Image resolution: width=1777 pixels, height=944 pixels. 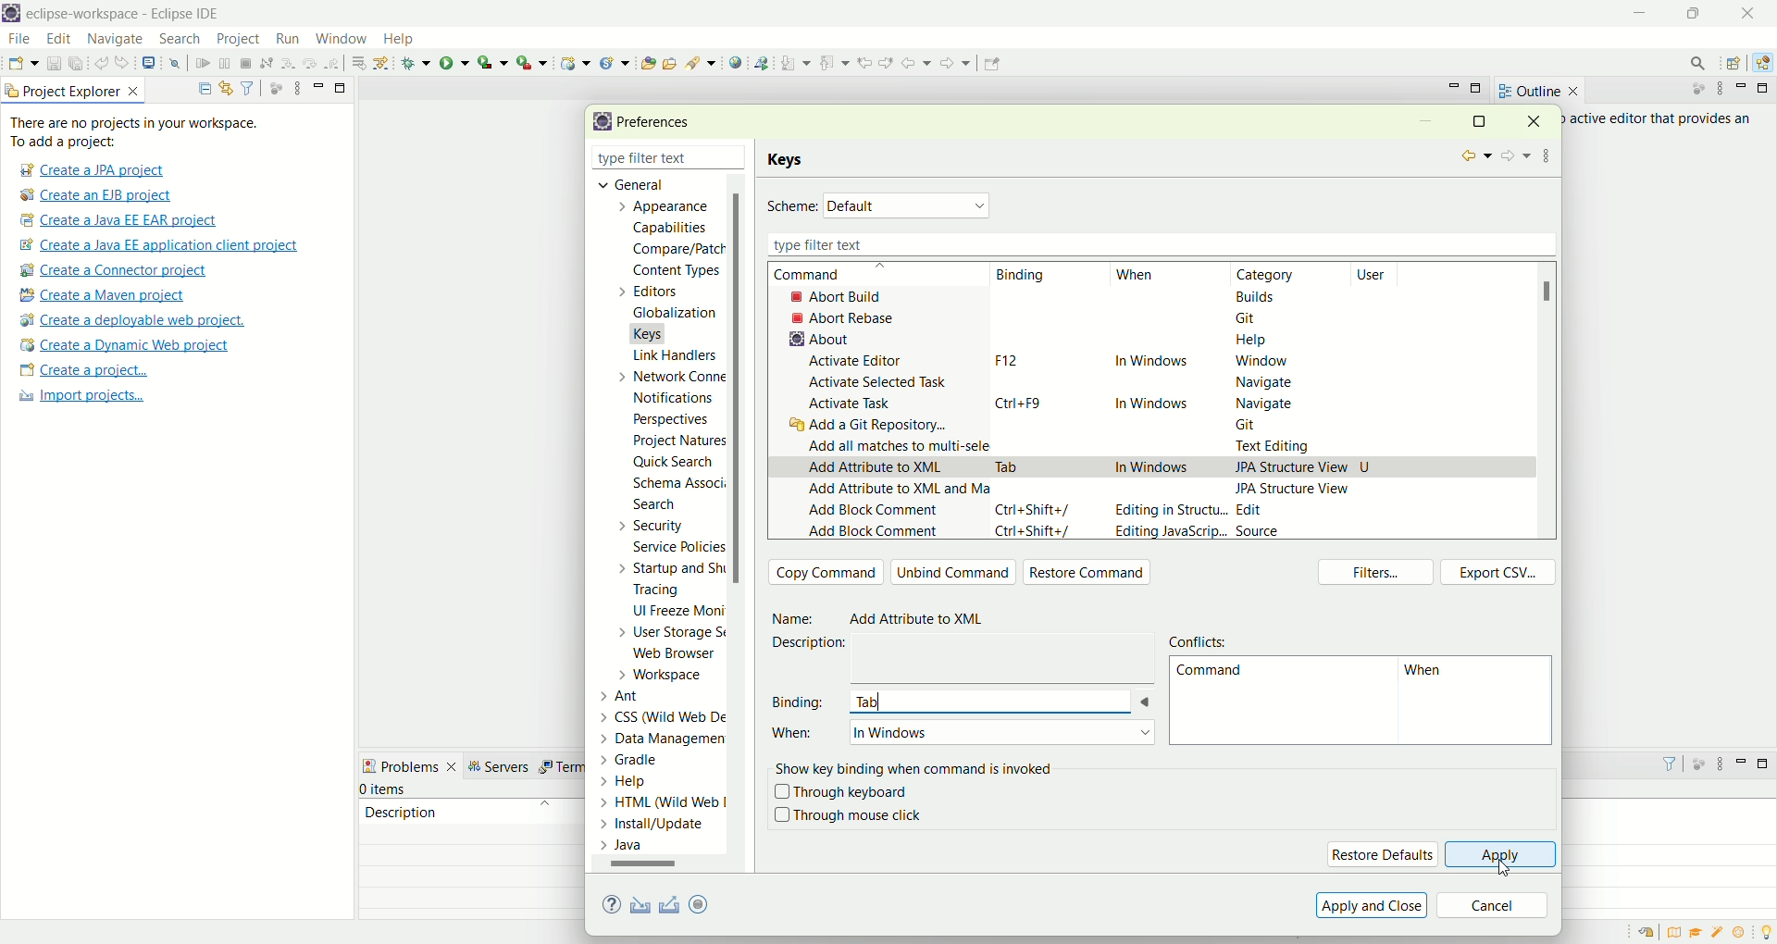 What do you see at coordinates (492, 62) in the screenshot?
I see `coverage` at bounding box center [492, 62].